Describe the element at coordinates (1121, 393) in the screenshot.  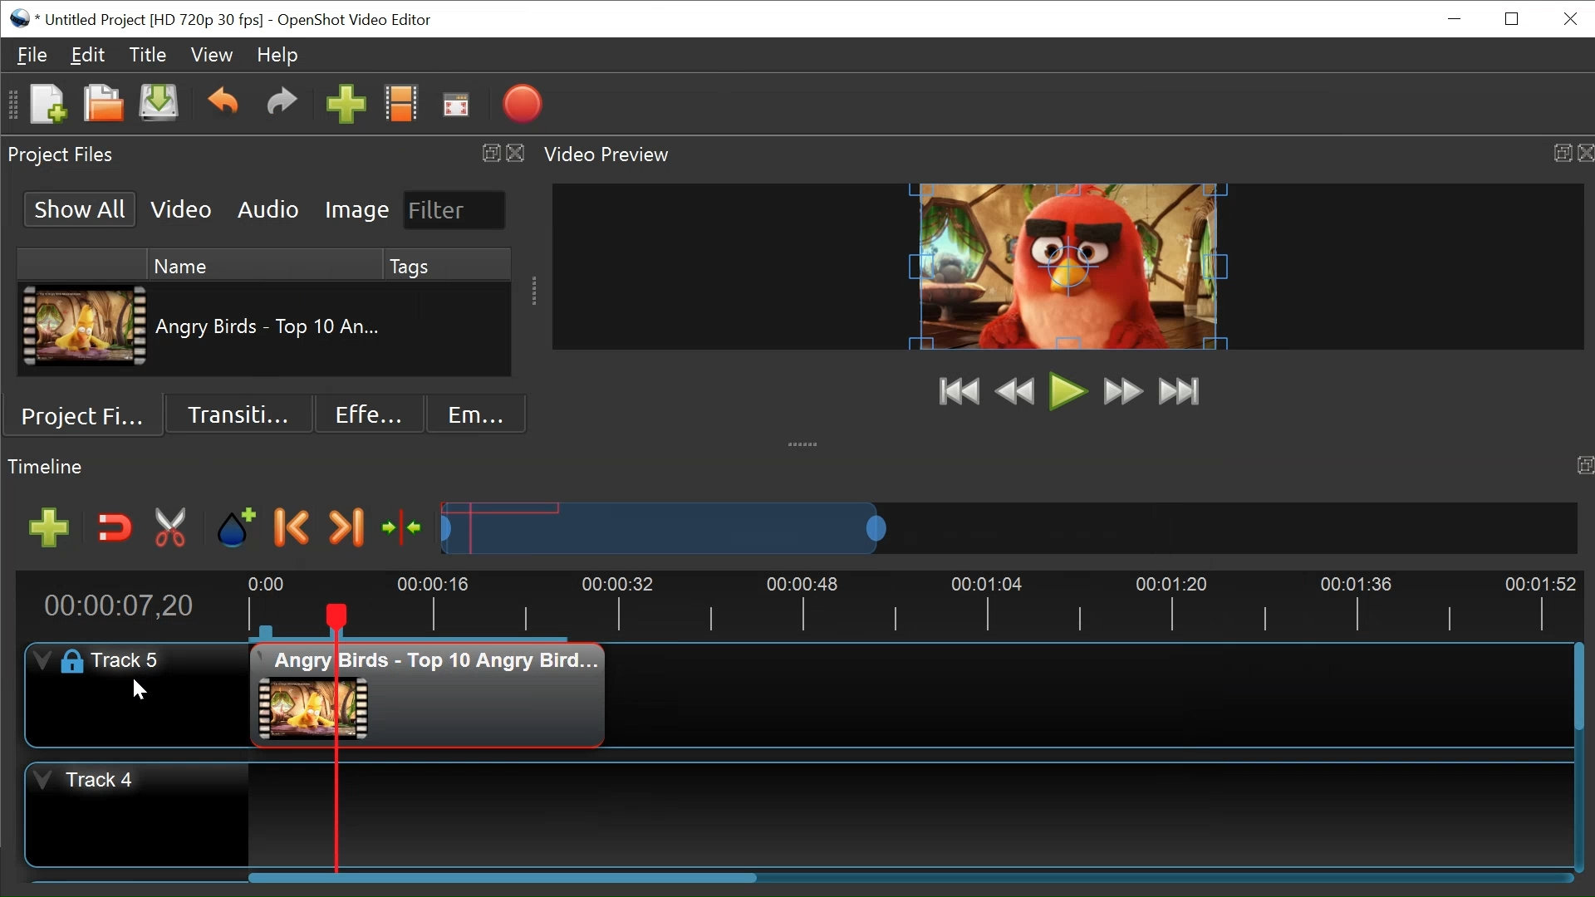
I see `Fast Forward` at that location.